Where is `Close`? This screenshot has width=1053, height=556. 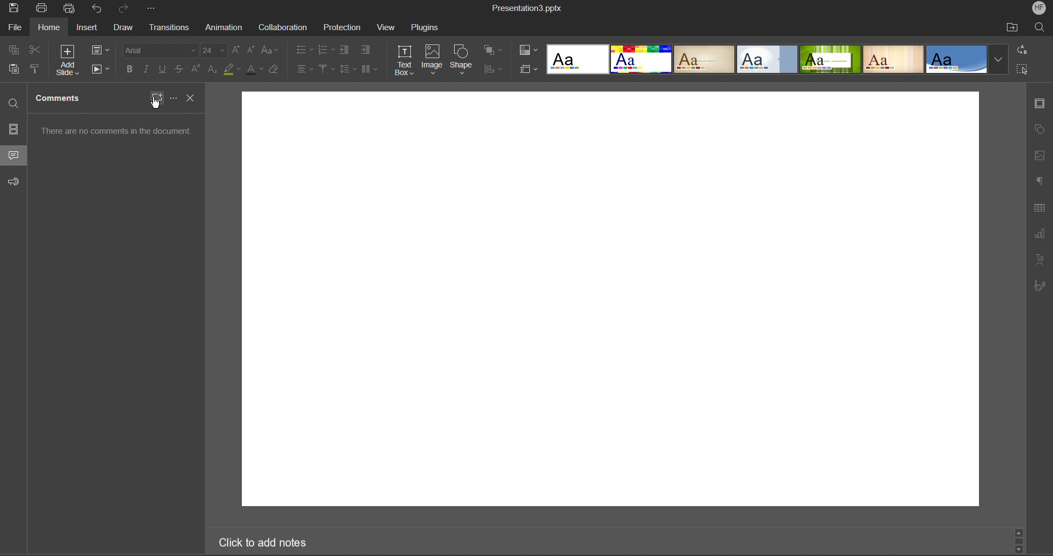 Close is located at coordinates (193, 98).